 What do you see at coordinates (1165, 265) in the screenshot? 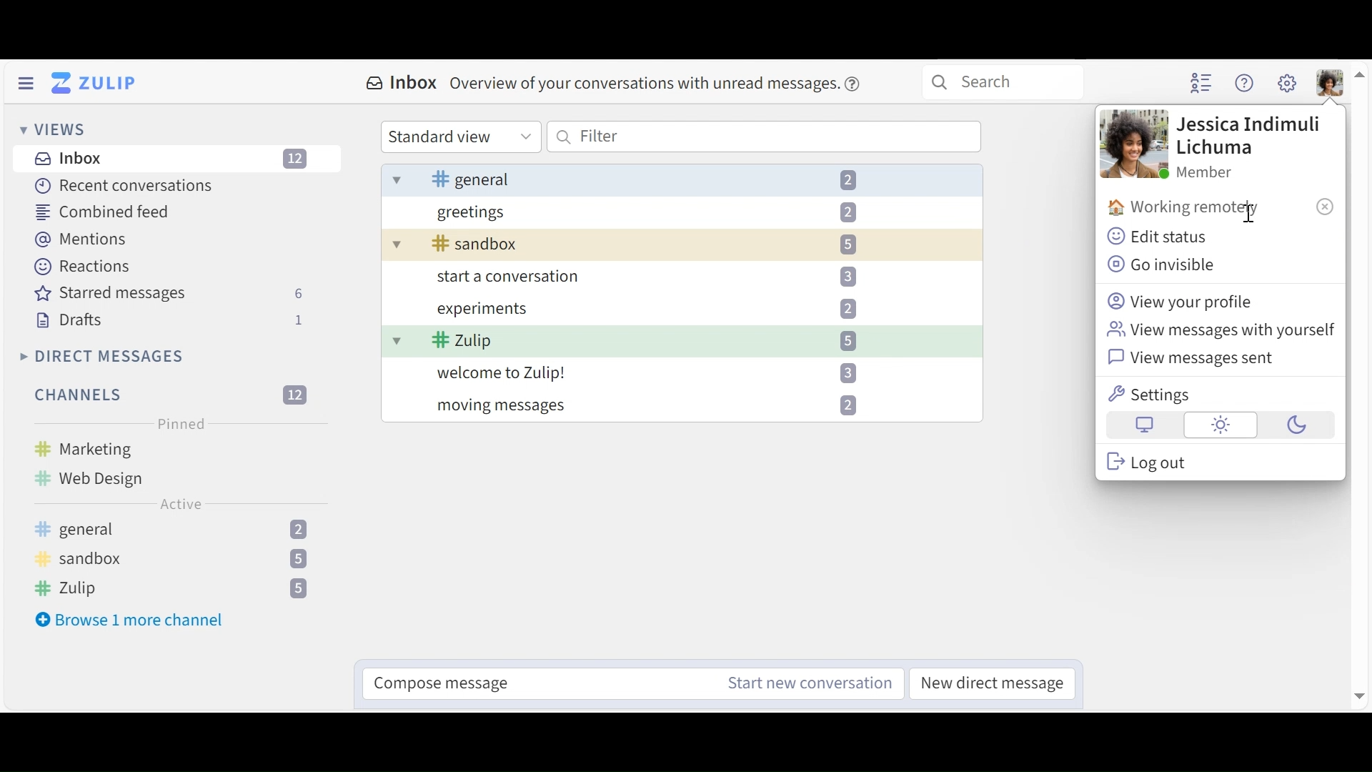
I see `Go invisible` at bounding box center [1165, 265].